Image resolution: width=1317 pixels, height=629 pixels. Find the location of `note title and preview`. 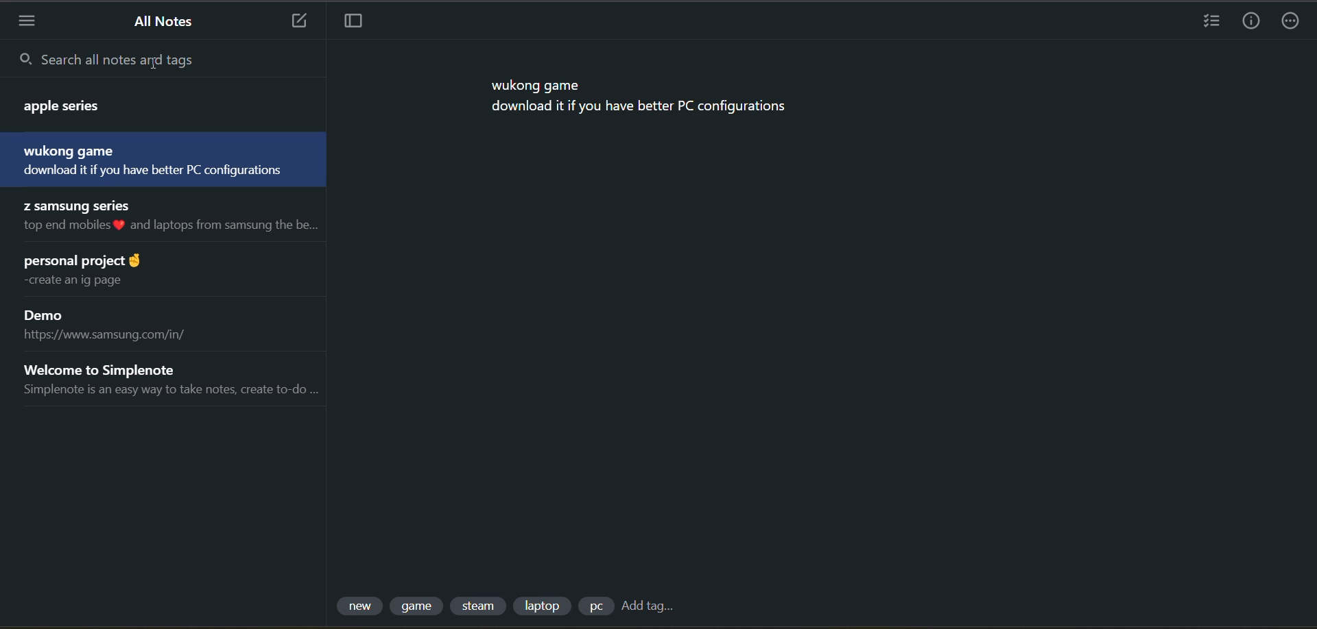

note title and preview is located at coordinates (98, 271).